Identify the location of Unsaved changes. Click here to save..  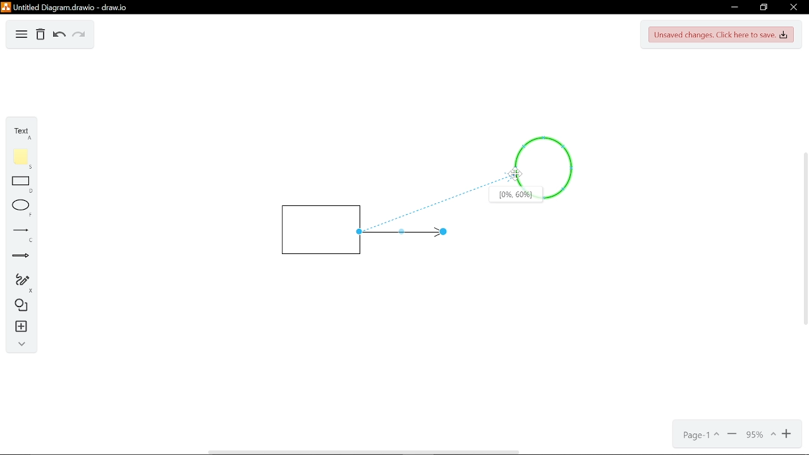
(721, 35).